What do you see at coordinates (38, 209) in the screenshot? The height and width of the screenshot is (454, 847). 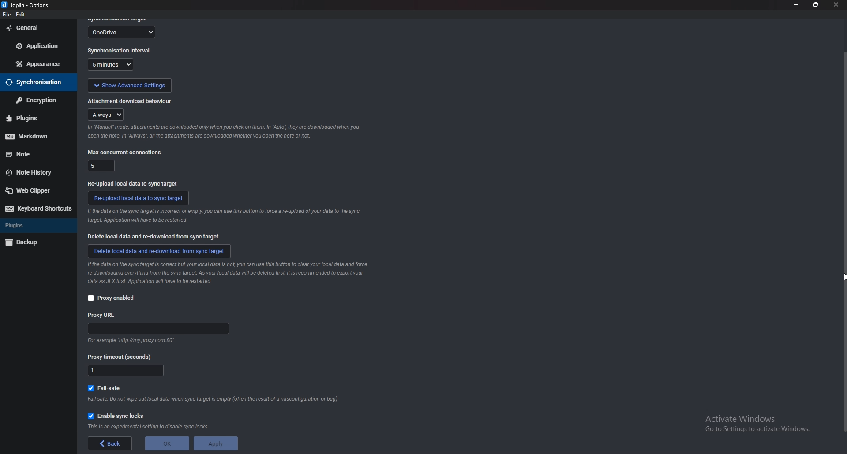 I see `keyboard shortcuts` at bounding box center [38, 209].